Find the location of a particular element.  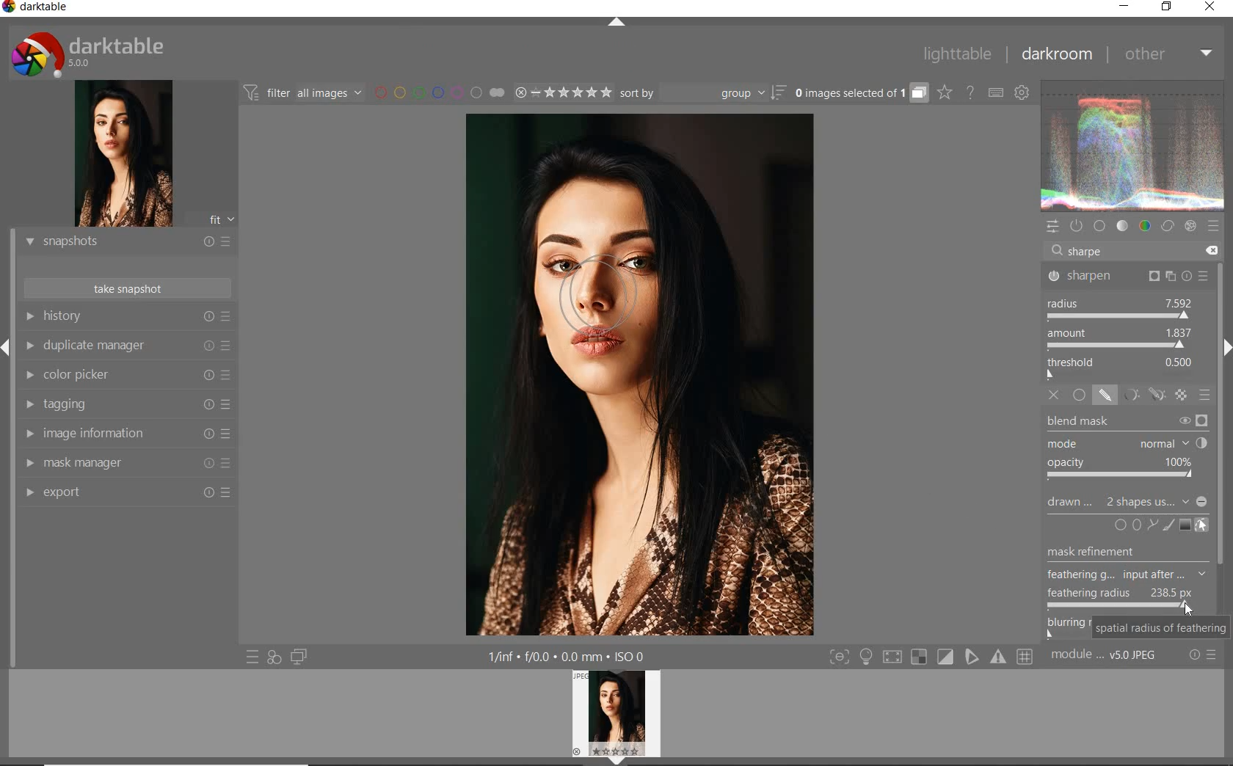

DARKROOM is located at coordinates (1057, 55).